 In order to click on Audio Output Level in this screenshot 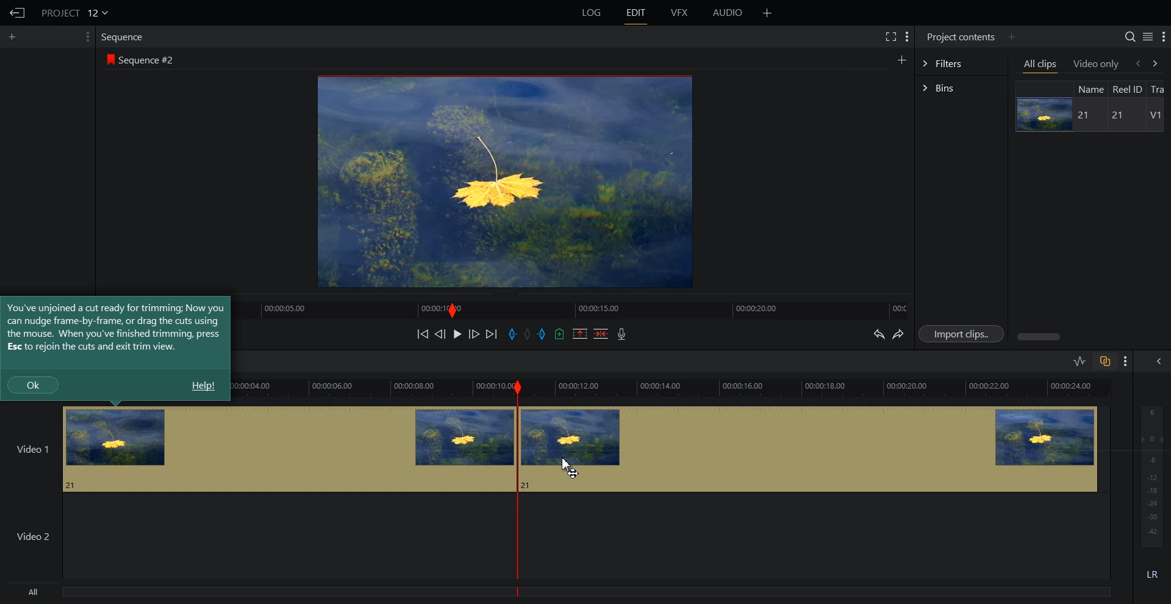, I will do `click(1150, 474)`.